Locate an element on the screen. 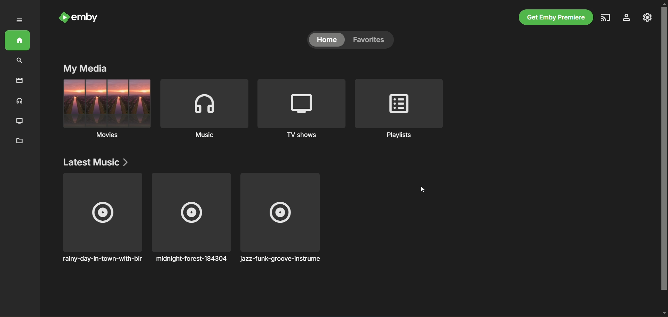  cursor is located at coordinates (423, 189).